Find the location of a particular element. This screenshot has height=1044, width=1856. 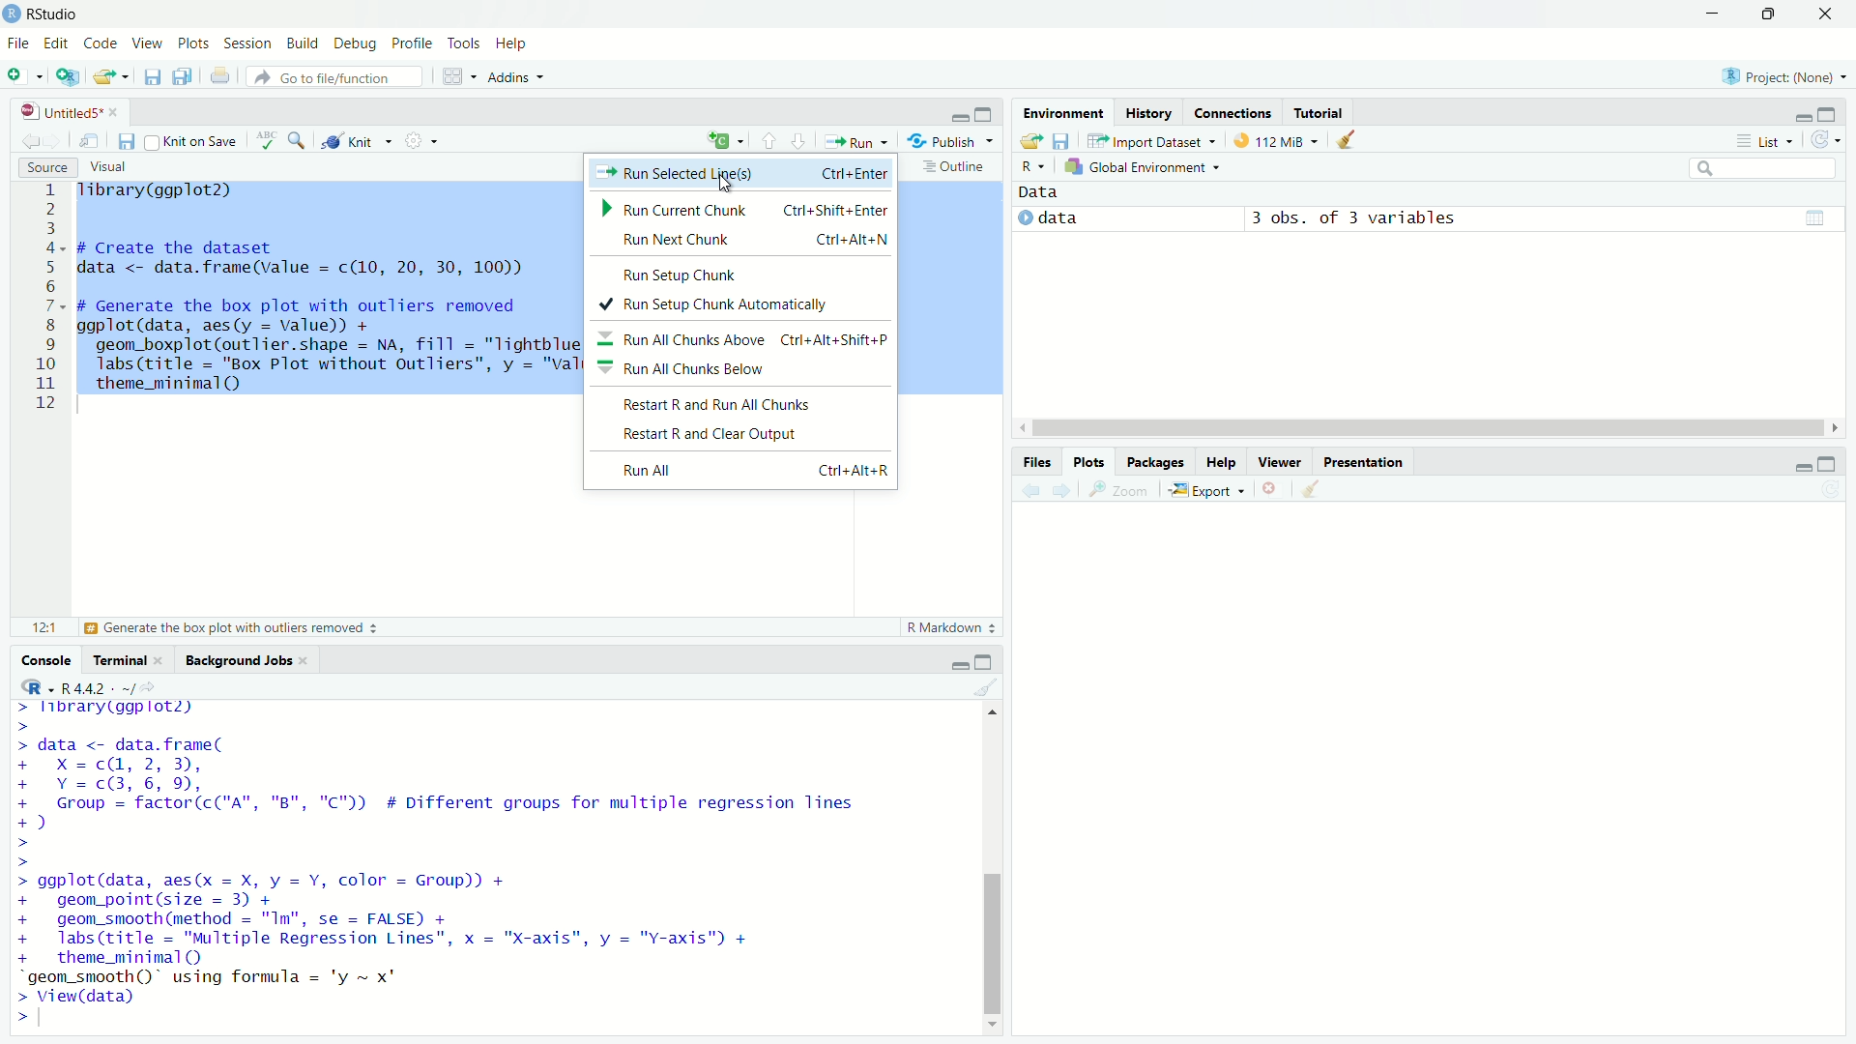

files is located at coordinates (122, 143).